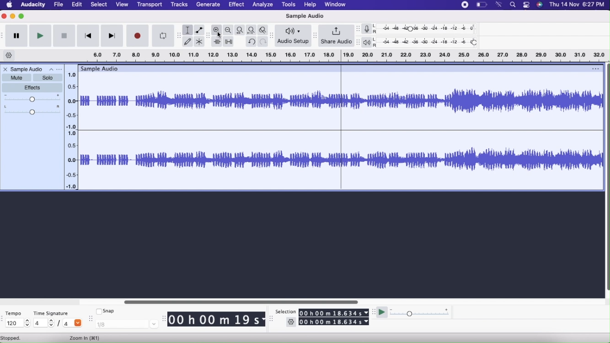  Describe the element at coordinates (217, 320) in the screenshot. I see `00 h 00 m 19 s` at that location.